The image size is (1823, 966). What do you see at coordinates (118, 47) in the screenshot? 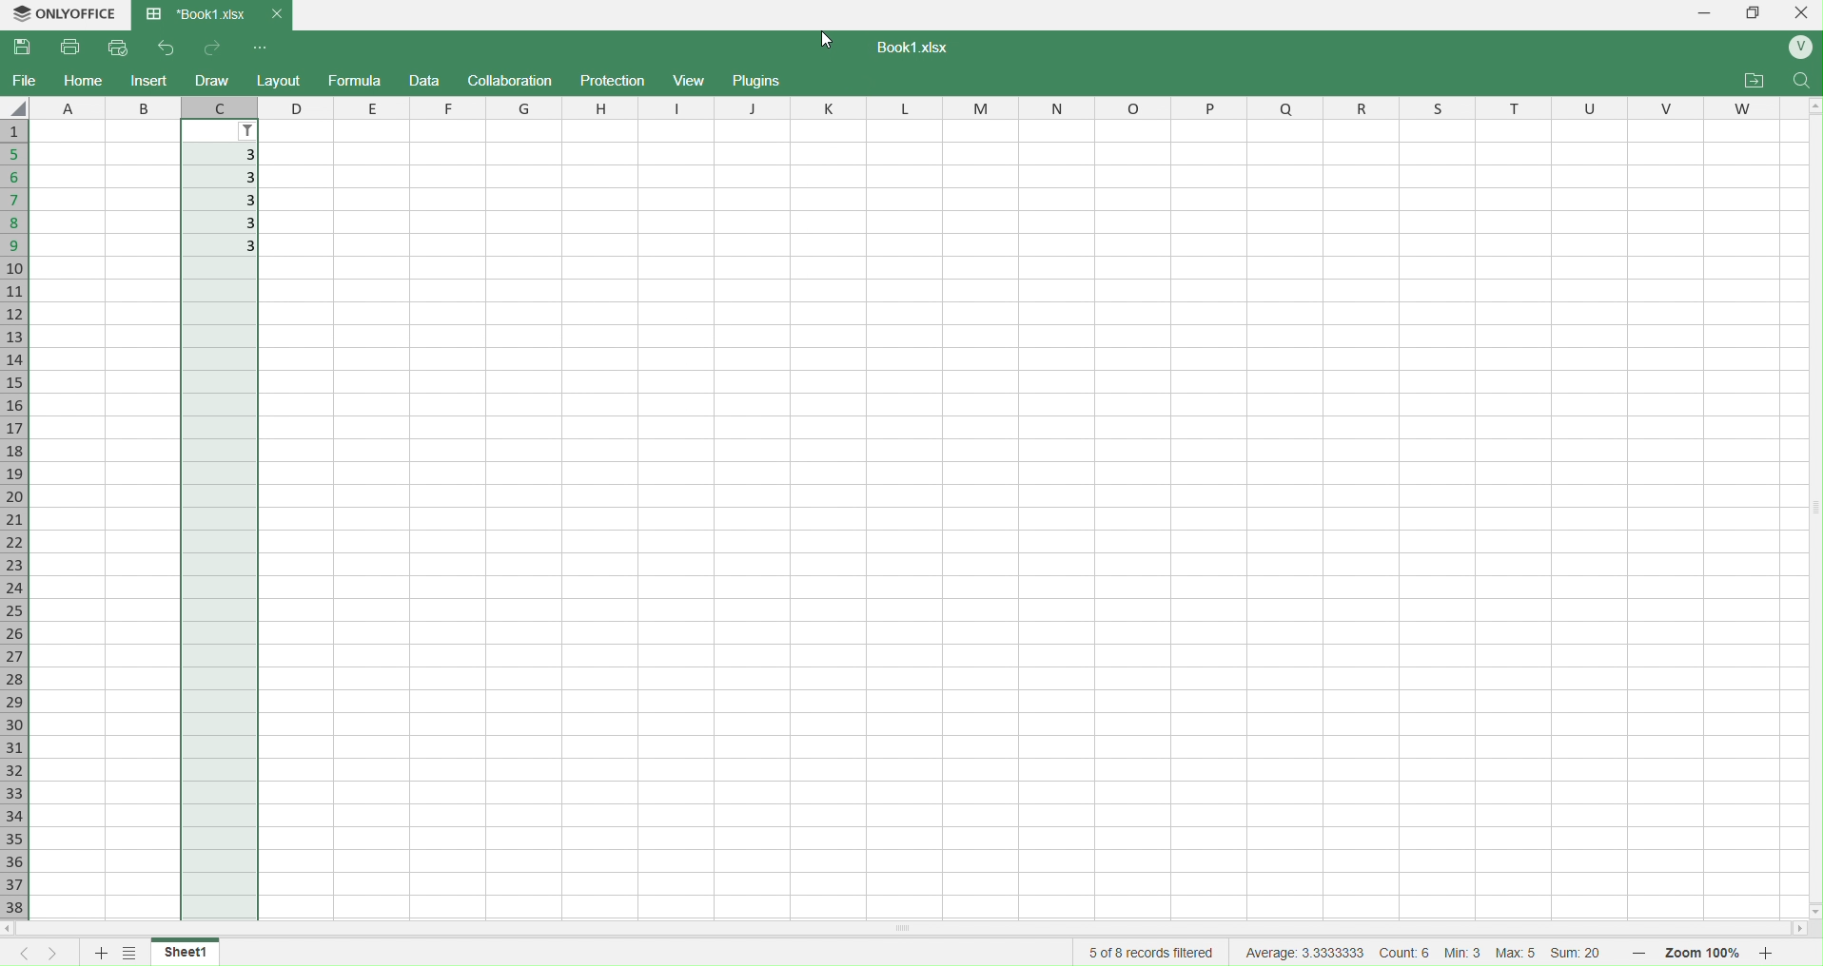
I see `Quick Print` at bounding box center [118, 47].